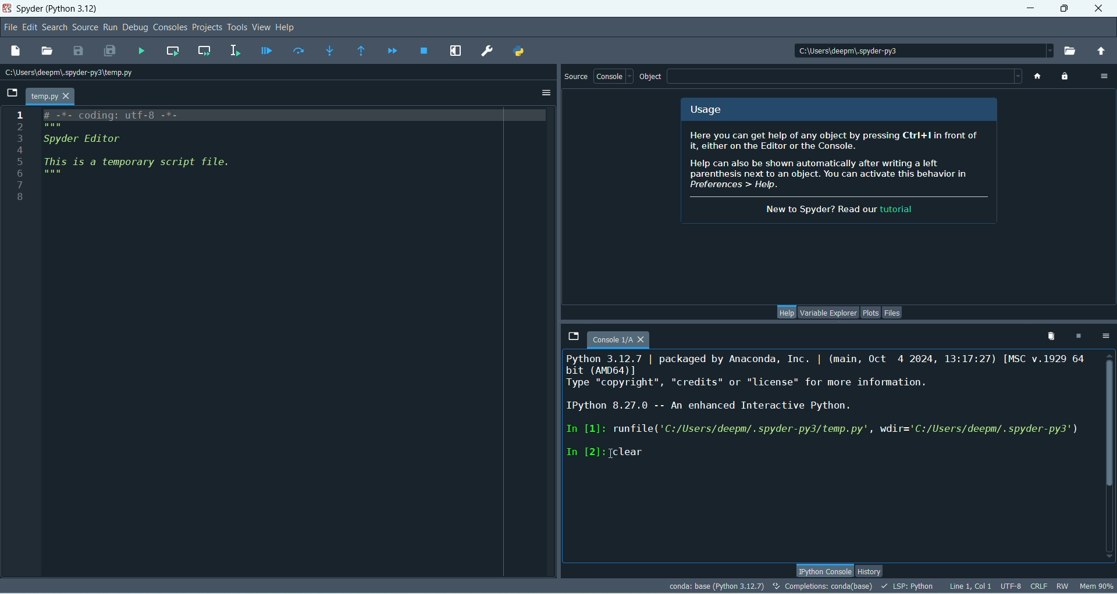 Image resolution: width=1117 pixels, height=594 pixels. What do you see at coordinates (908, 586) in the screenshot?
I see `LSP-PYTHON` at bounding box center [908, 586].